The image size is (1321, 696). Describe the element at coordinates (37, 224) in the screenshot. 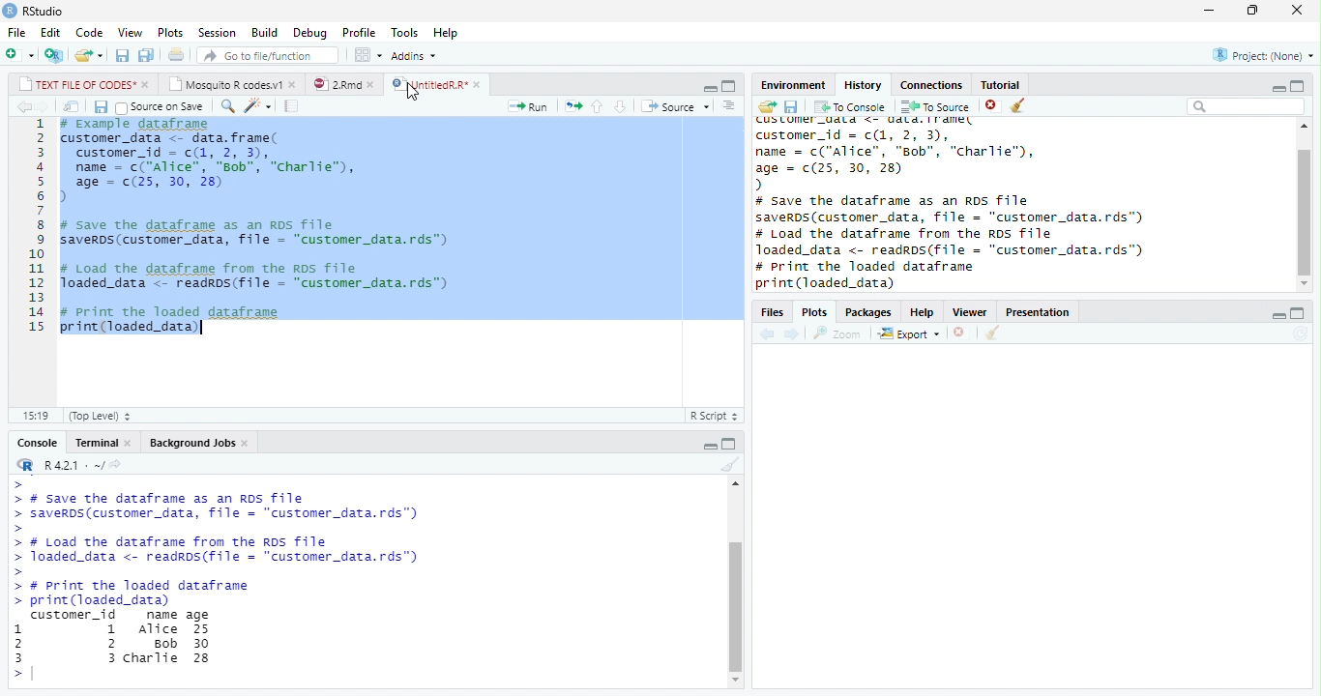

I see `line numbering` at that location.